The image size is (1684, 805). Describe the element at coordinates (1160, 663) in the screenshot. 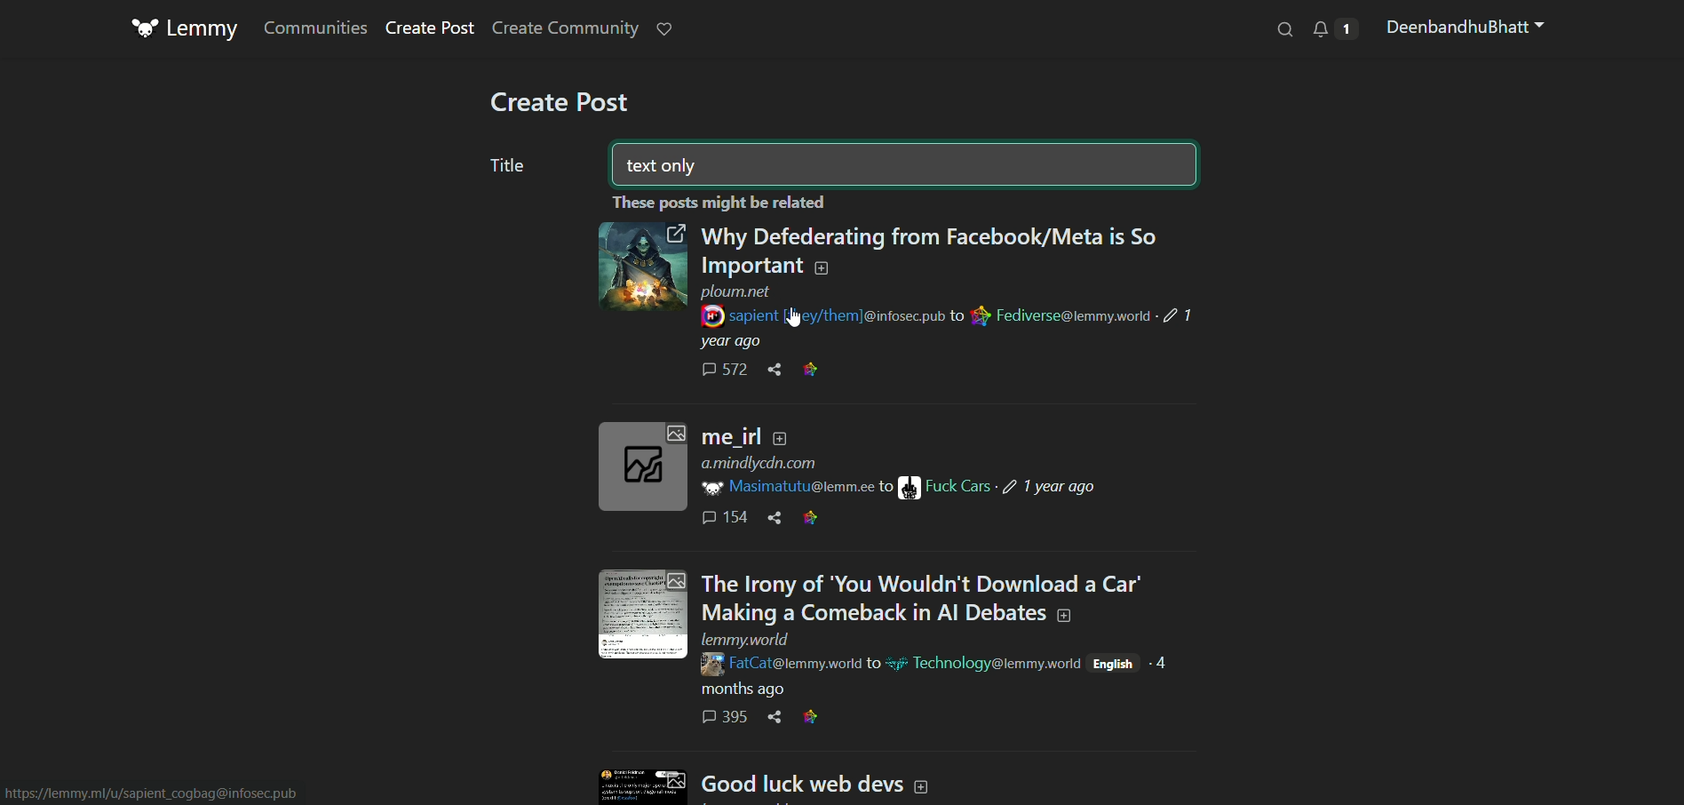

I see `Indicates made 4 months ago` at that location.